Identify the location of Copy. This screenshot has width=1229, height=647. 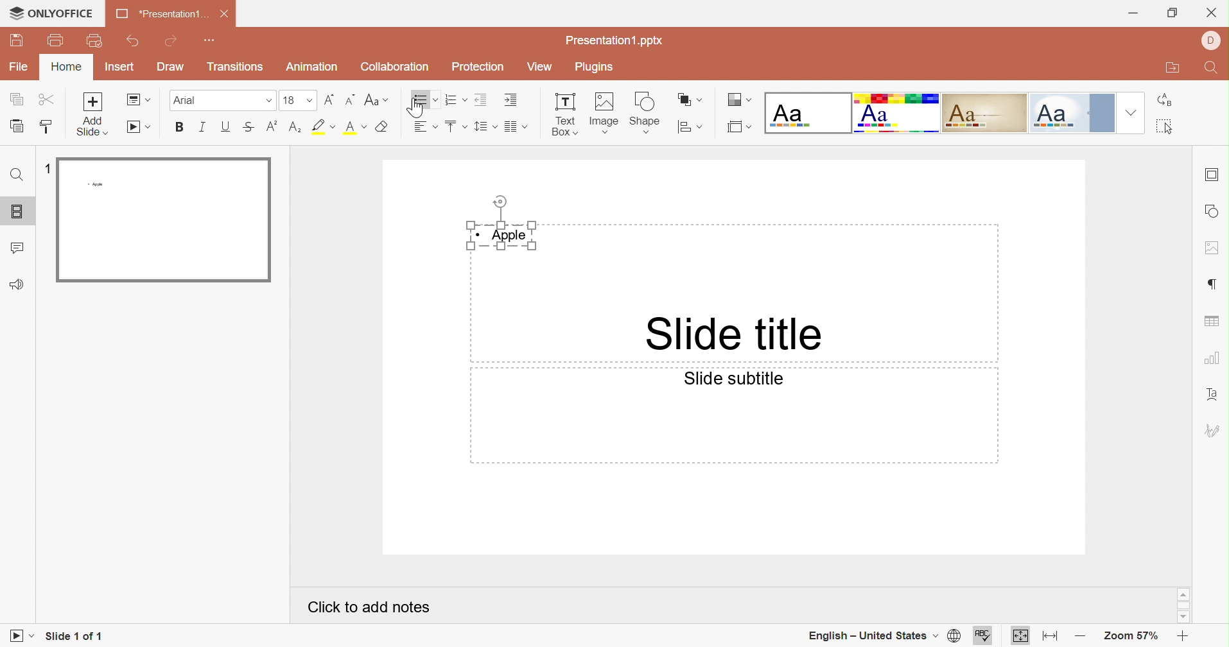
(17, 100).